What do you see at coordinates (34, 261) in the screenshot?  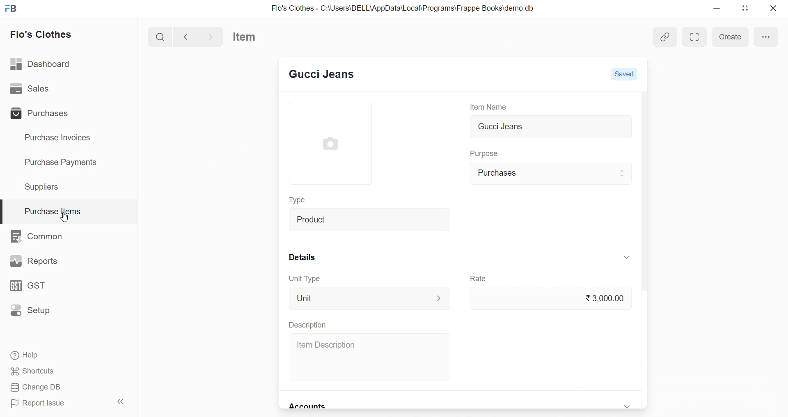 I see `Reports` at bounding box center [34, 261].